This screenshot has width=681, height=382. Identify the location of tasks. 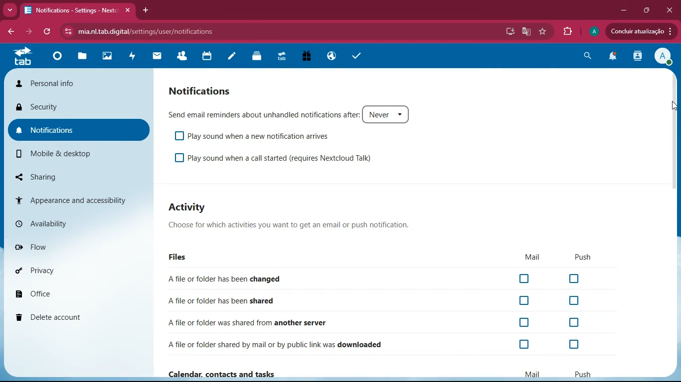
(357, 55).